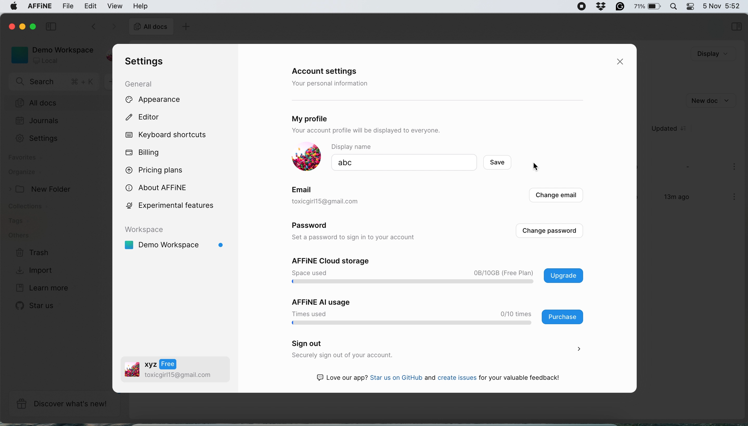 This screenshot has height=426, width=748. What do you see at coordinates (710, 100) in the screenshot?
I see `new doc` at bounding box center [710, 100].